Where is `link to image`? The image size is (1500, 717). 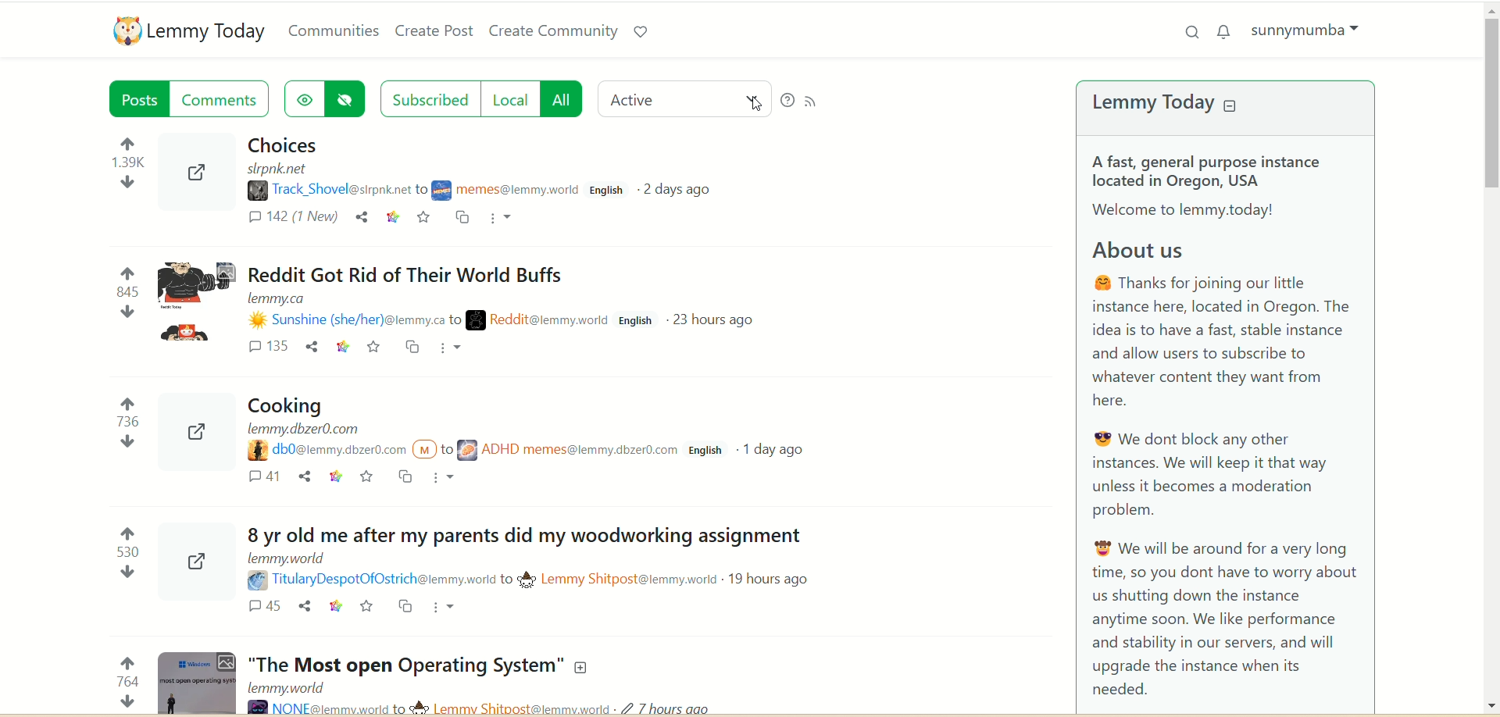
link to image is located at coordinates (181, 433).